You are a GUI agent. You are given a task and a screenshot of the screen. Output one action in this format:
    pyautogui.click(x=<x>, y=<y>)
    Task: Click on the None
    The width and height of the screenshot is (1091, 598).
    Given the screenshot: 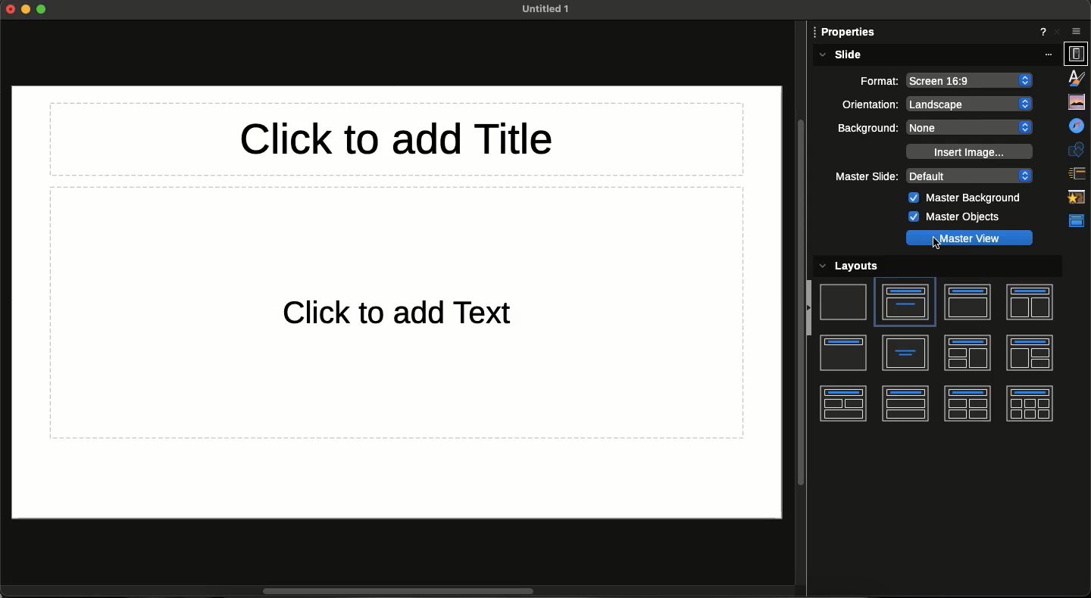 What is the action you would take?
    pyautogui.click(x=971, y=127)
    